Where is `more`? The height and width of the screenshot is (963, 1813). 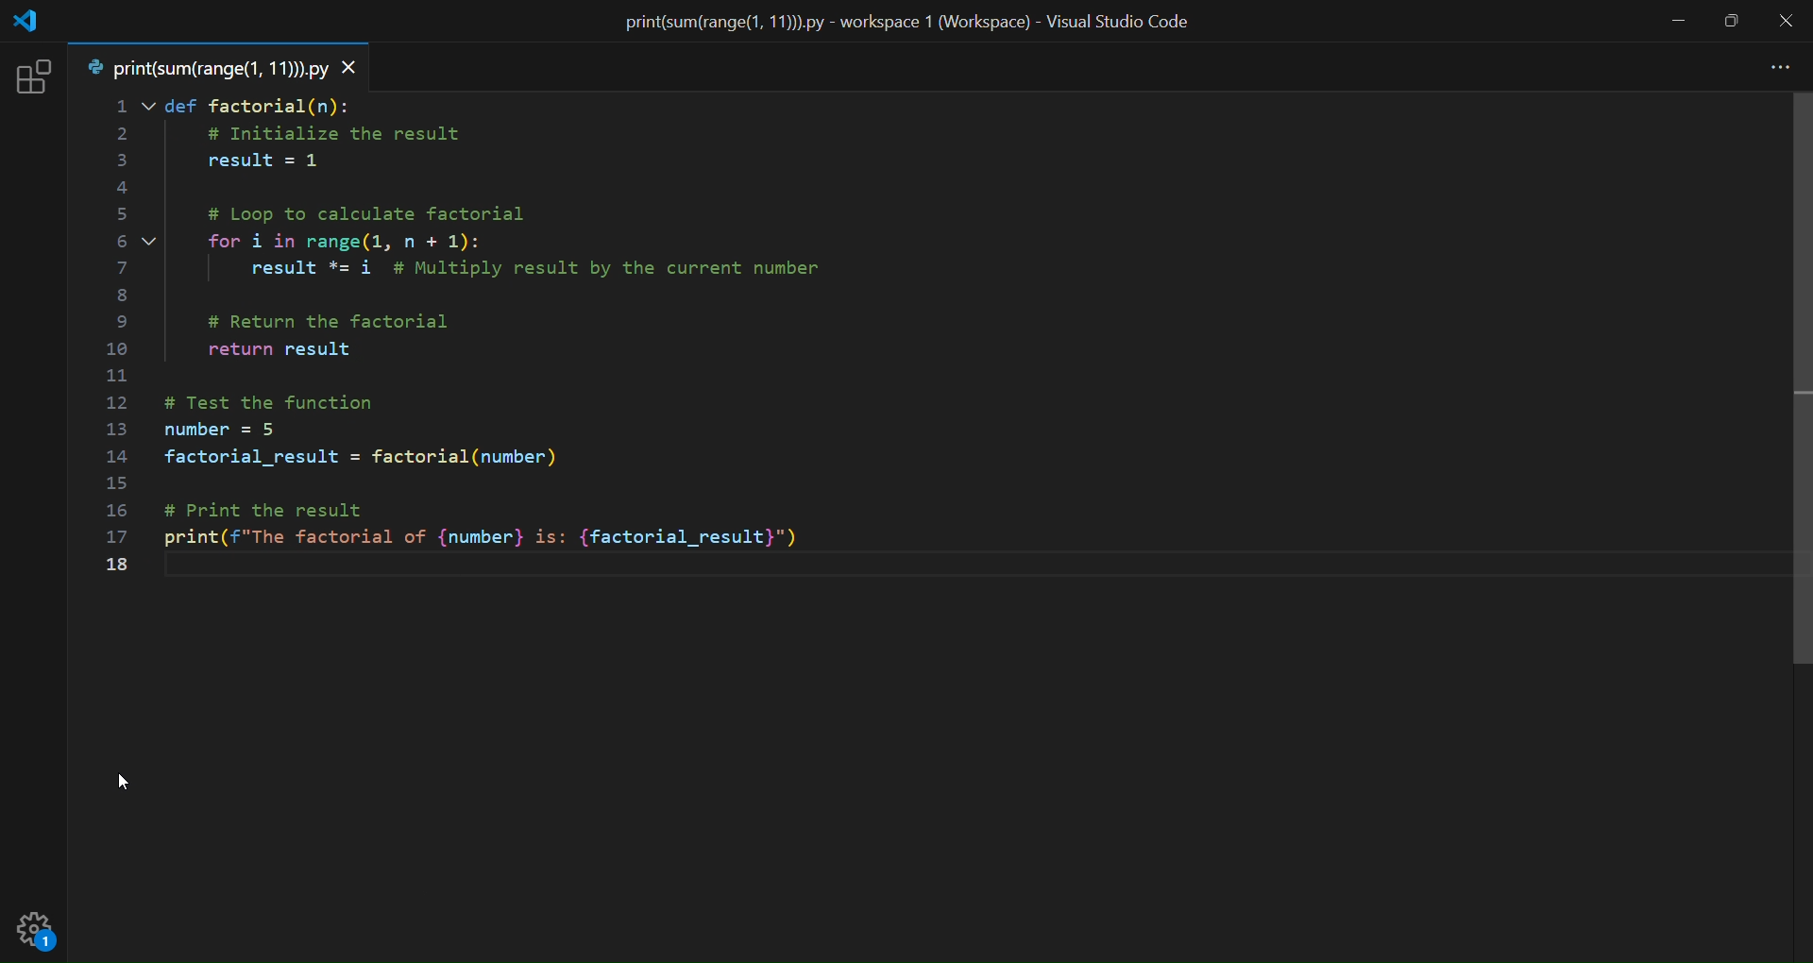
more is located at coordinates (1773, 68).